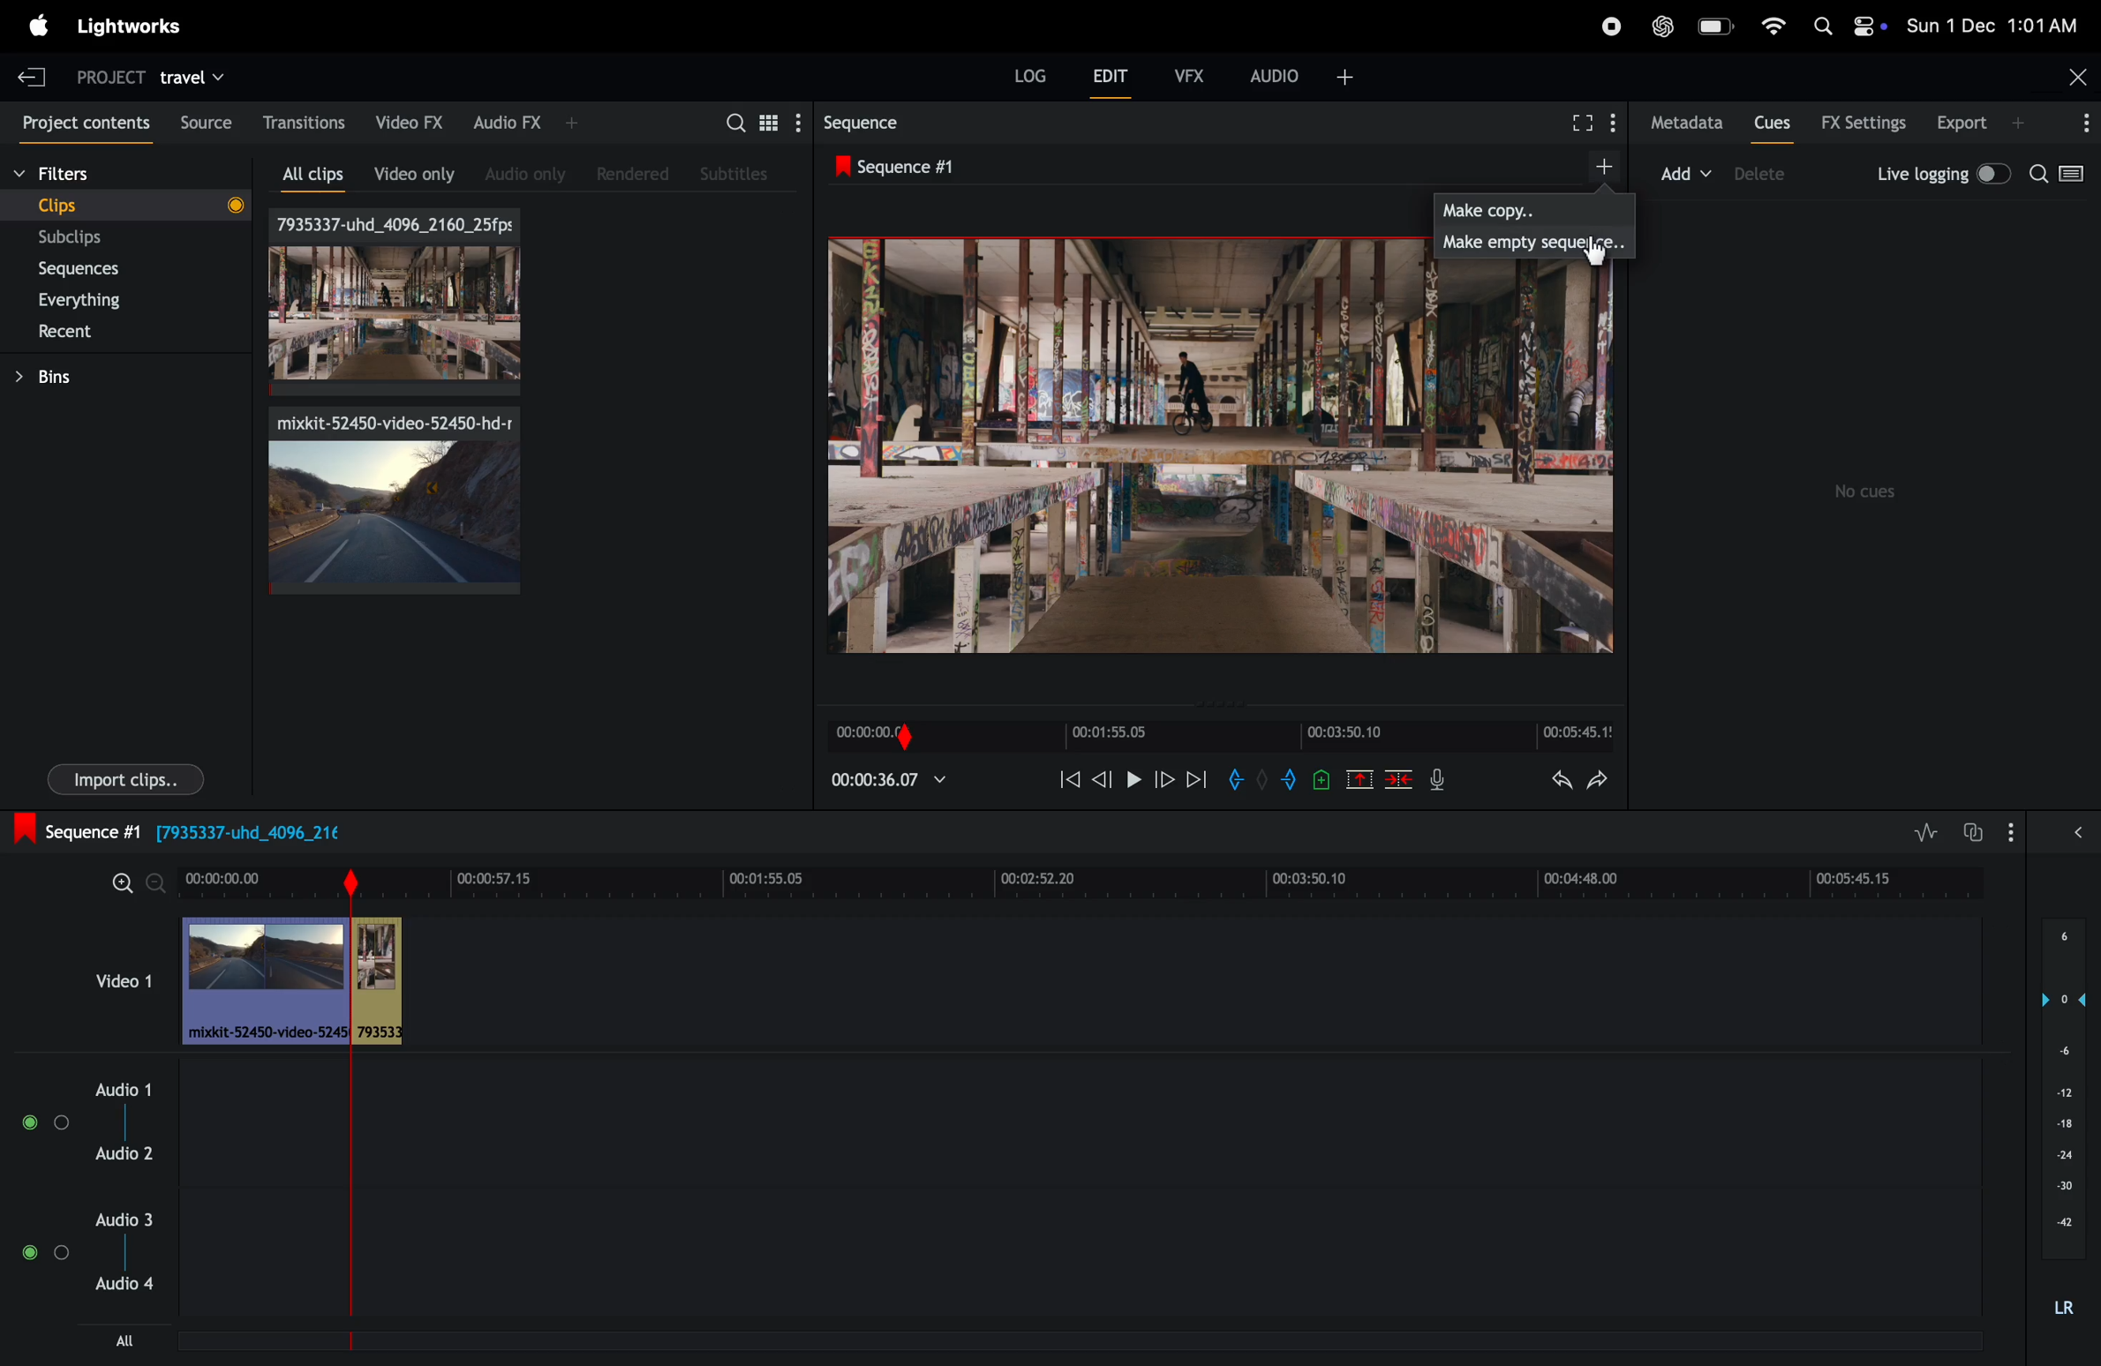 The height and width of the screenshot is (1366, 2101). What do you see at coordinates (1195, 778) in the screenshot?
I see `next frame` at bounding box center [1195, 778].